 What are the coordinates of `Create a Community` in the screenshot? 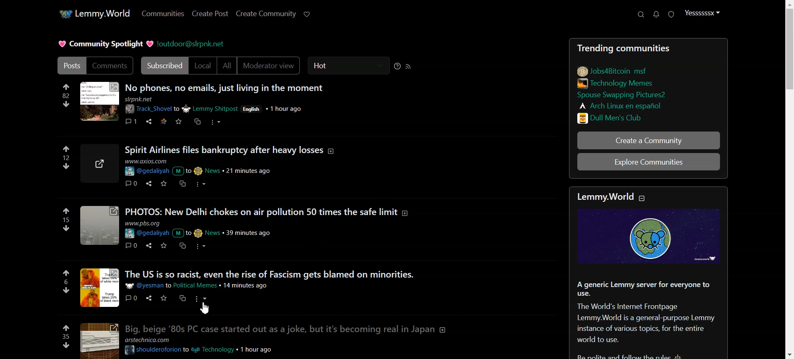 It's located at (649, 140).